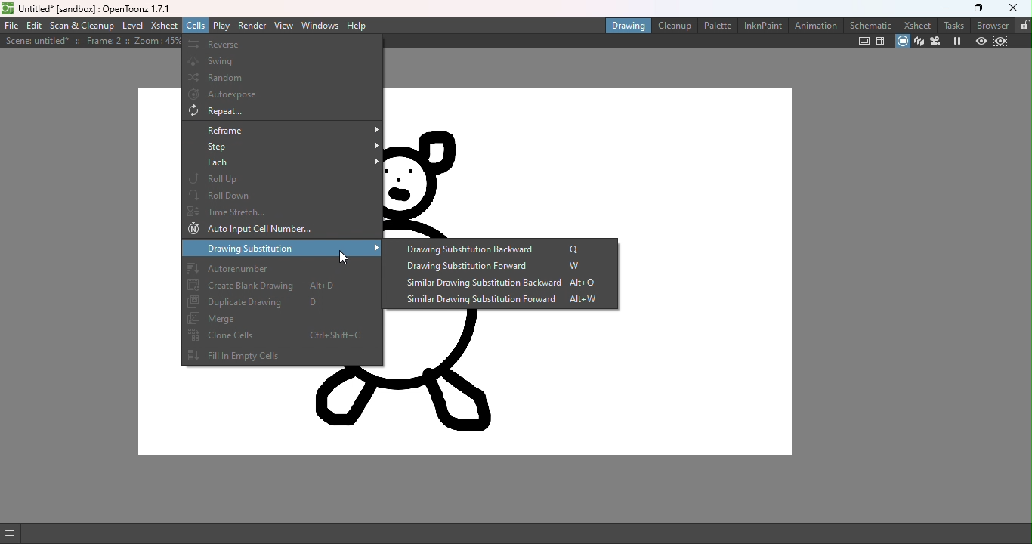  Describe the element at coordinates (281, 335) in the screenshot. I see `Clone cells` at that location.